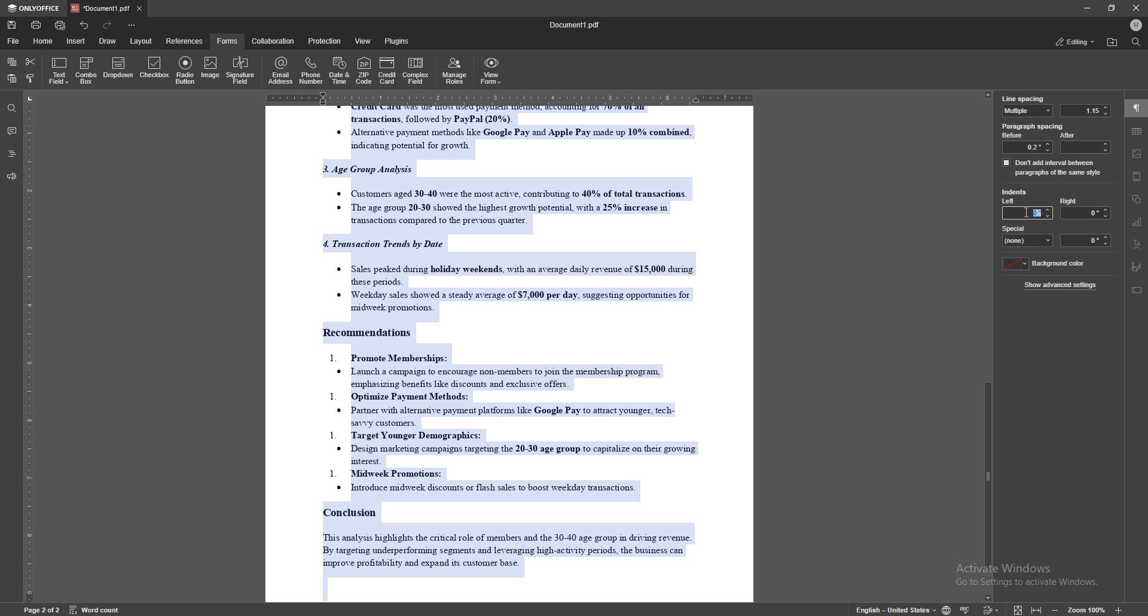  What do you see at coordinates (141, 41) in the screenshot?
I see `layout` at bounding box center [141, 41].